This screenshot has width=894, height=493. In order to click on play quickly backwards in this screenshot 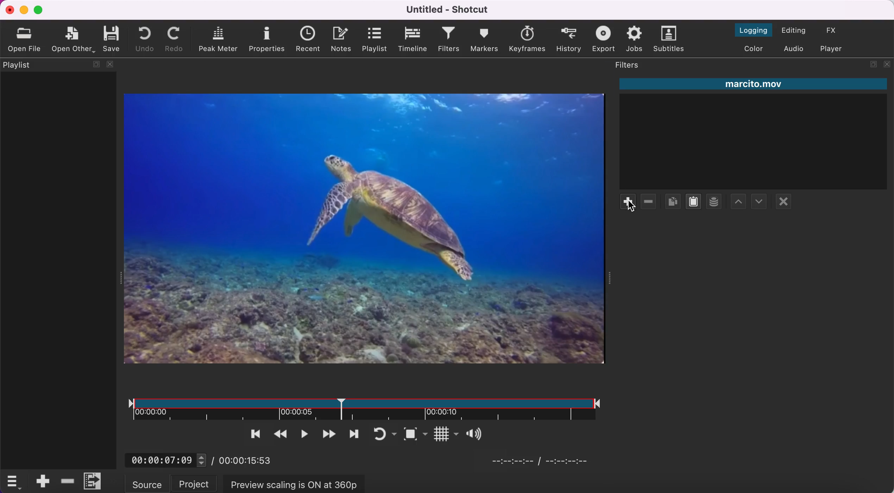, I will do `click(279, 434)`.